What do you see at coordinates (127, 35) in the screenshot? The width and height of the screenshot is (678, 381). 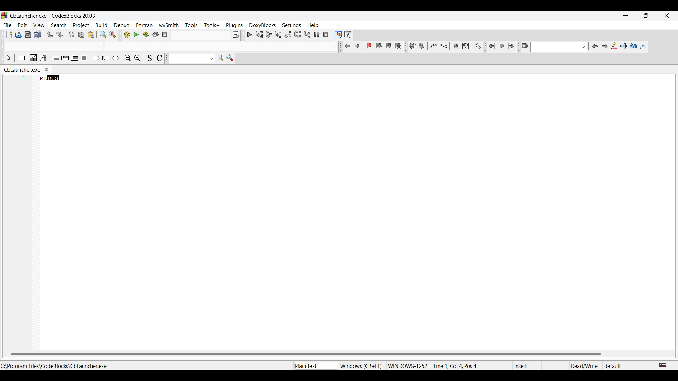 I see `Build` at bounding box center [127, 35].